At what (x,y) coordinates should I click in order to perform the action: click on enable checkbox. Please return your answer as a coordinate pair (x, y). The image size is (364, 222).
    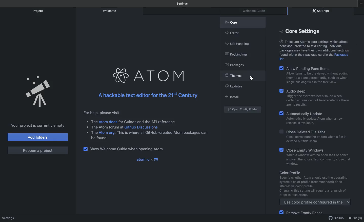
    Looking at the image, I should click on (281, 213).